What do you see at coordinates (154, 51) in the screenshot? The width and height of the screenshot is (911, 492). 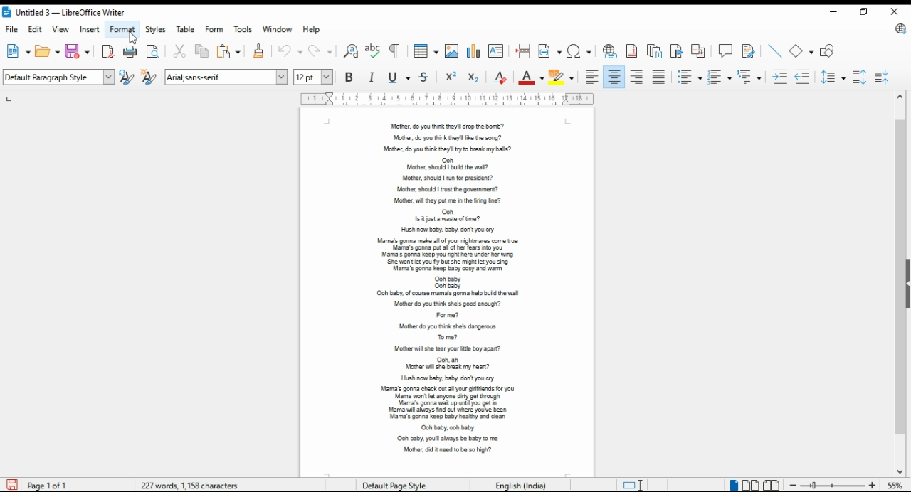 I see `toggle print preview` at bounding box center [154, 51].